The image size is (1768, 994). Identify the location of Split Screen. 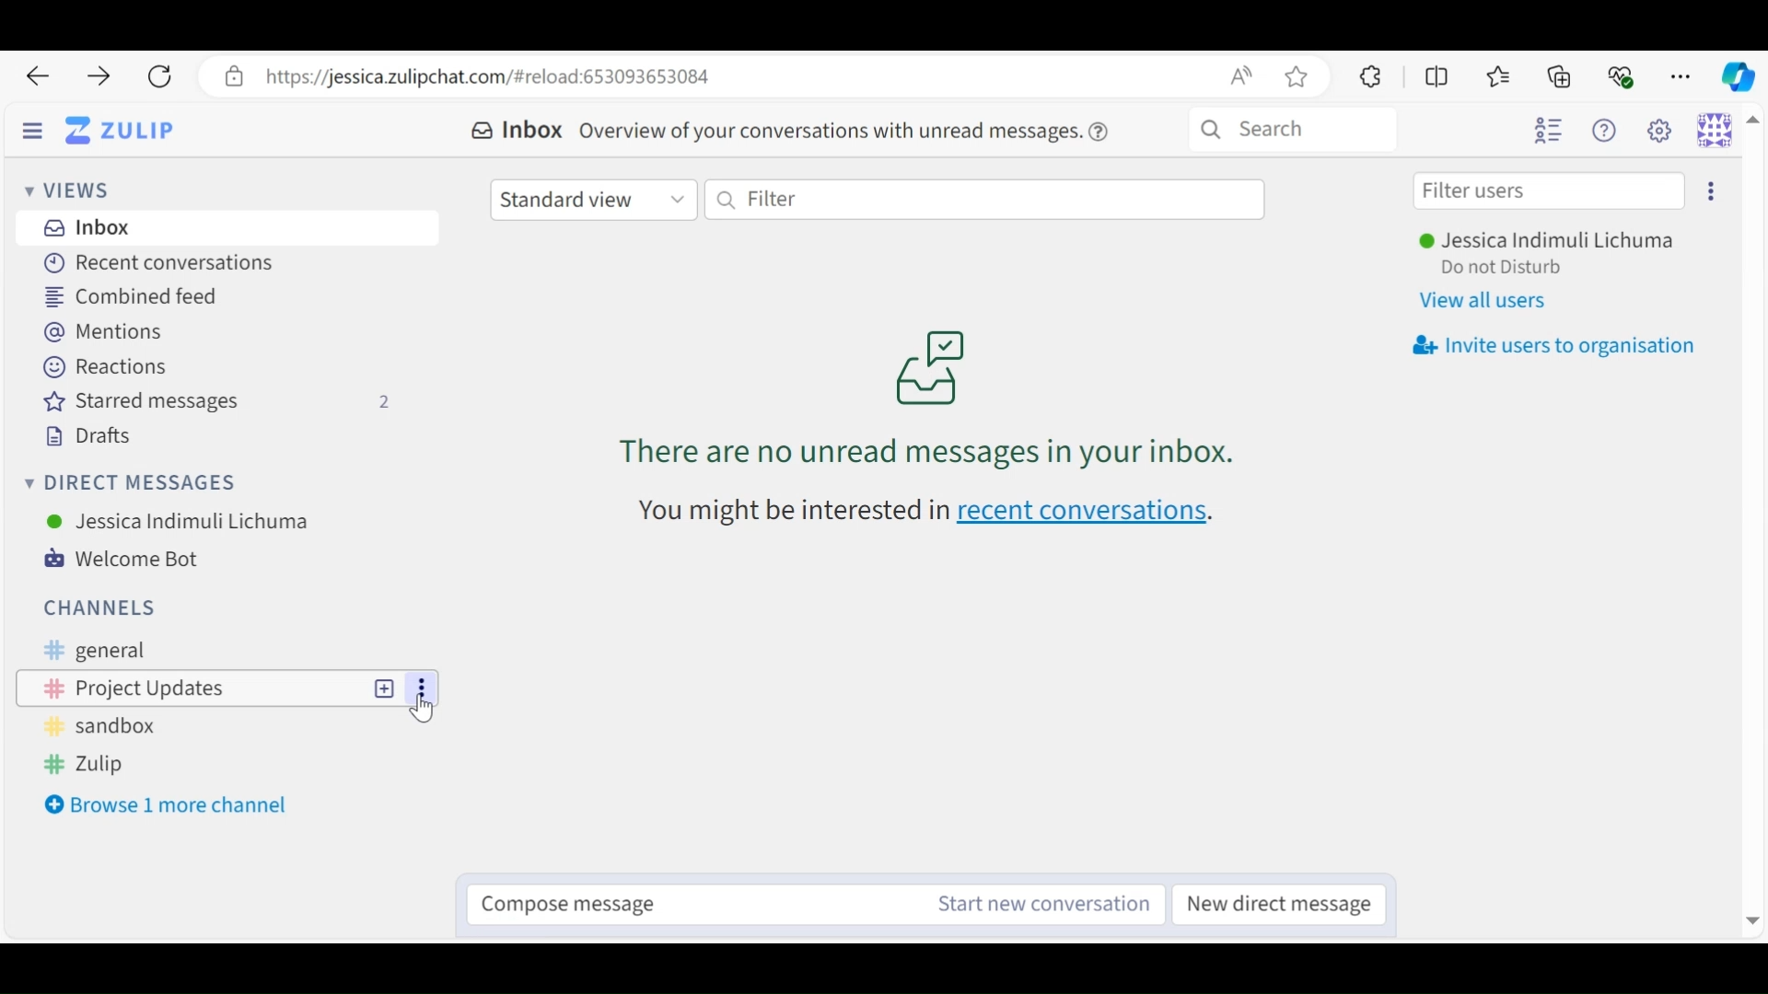
(1438, 76).